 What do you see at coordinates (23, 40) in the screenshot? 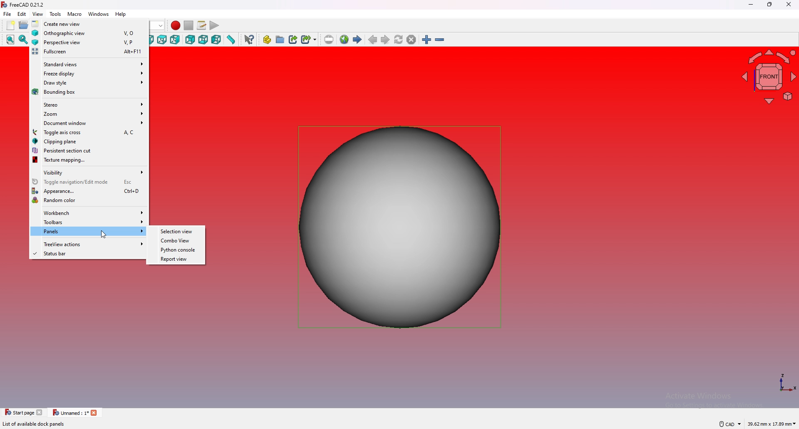
I see `fit selection` at bounding box center [23, 40].